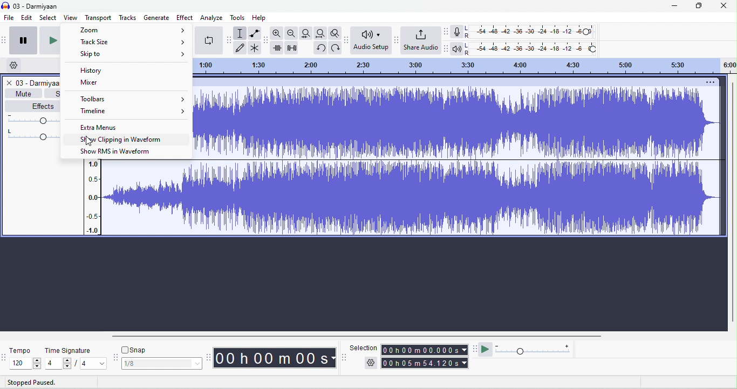 This screenshot has width=737, height=389. I want to click on loop, so click(210, 40).